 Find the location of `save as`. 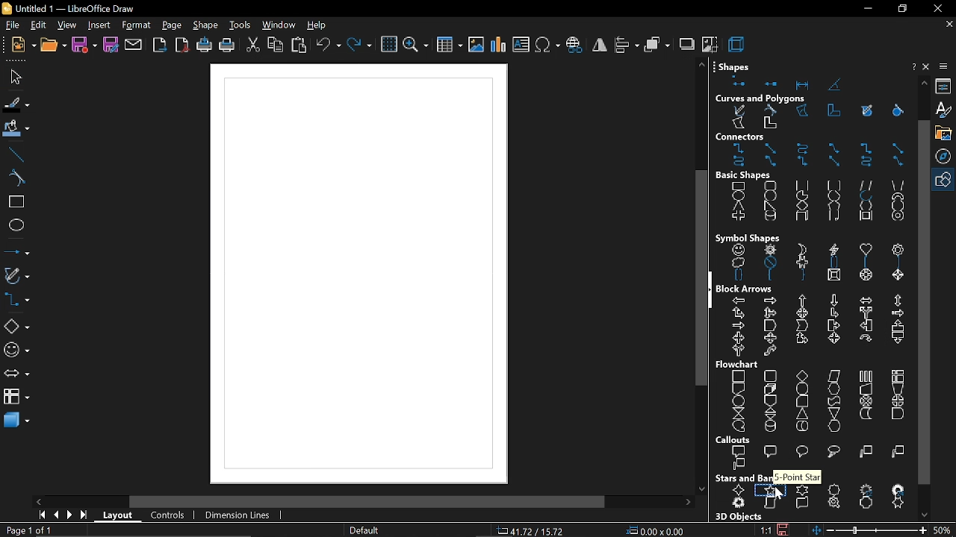

save as is located at coordinates (111, 45).